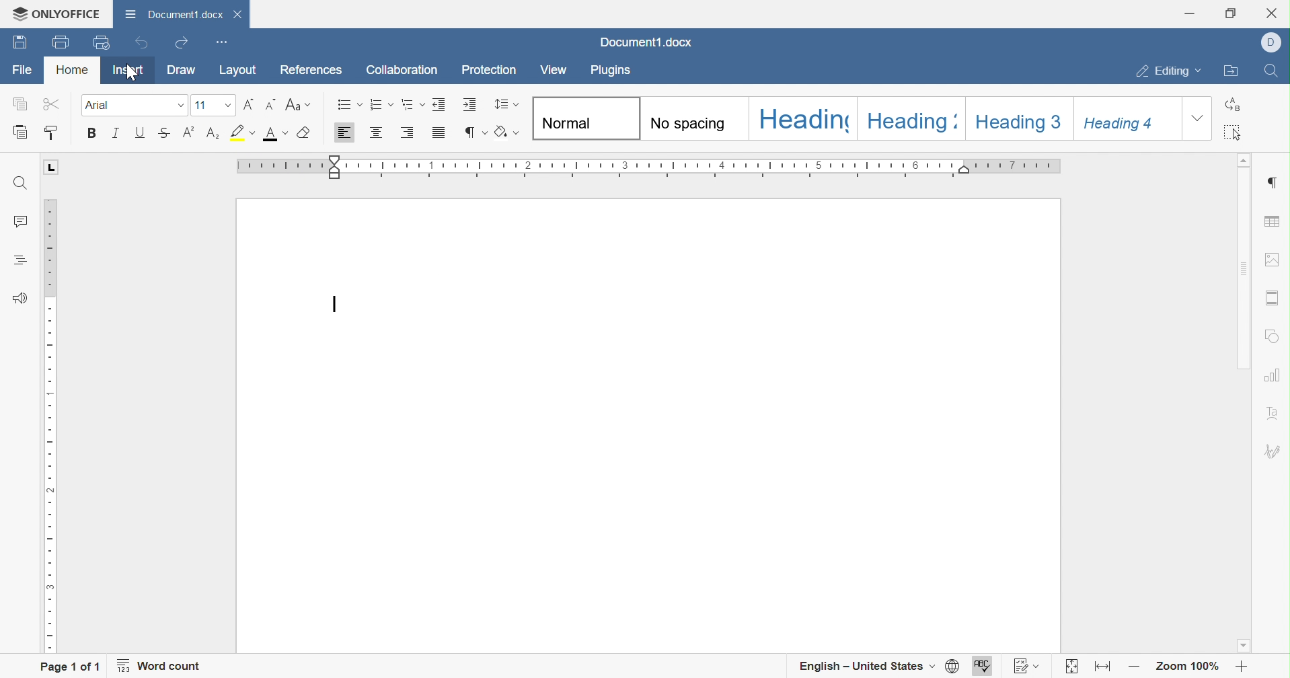 This screenshot has width=1290, height=678. What do you see at coordinates (441, 133) in the screenshot?
I see `Justified` at bounding box center [441, 133].